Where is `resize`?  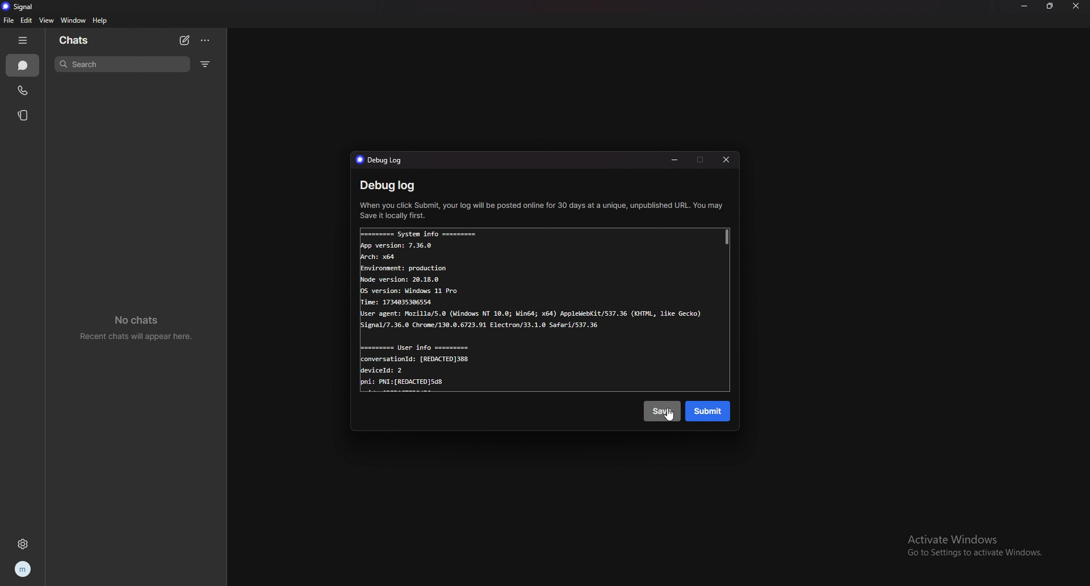 resize is located at coordinates (1050, 5).